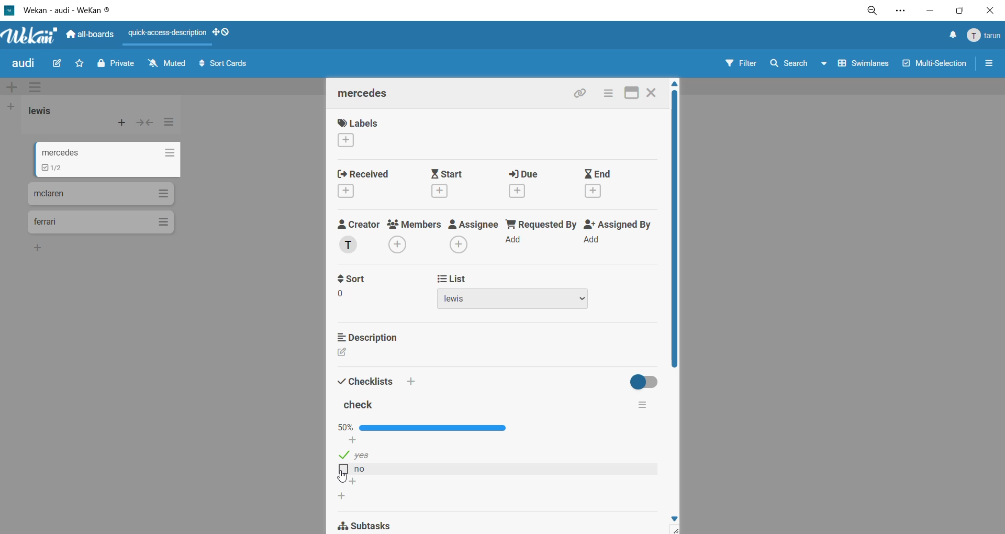 This screenshot has height=534, width=1005. What do you see at coordinates (371, 339) in the screenshot?
I see `description` at bounding box center [371, 339].